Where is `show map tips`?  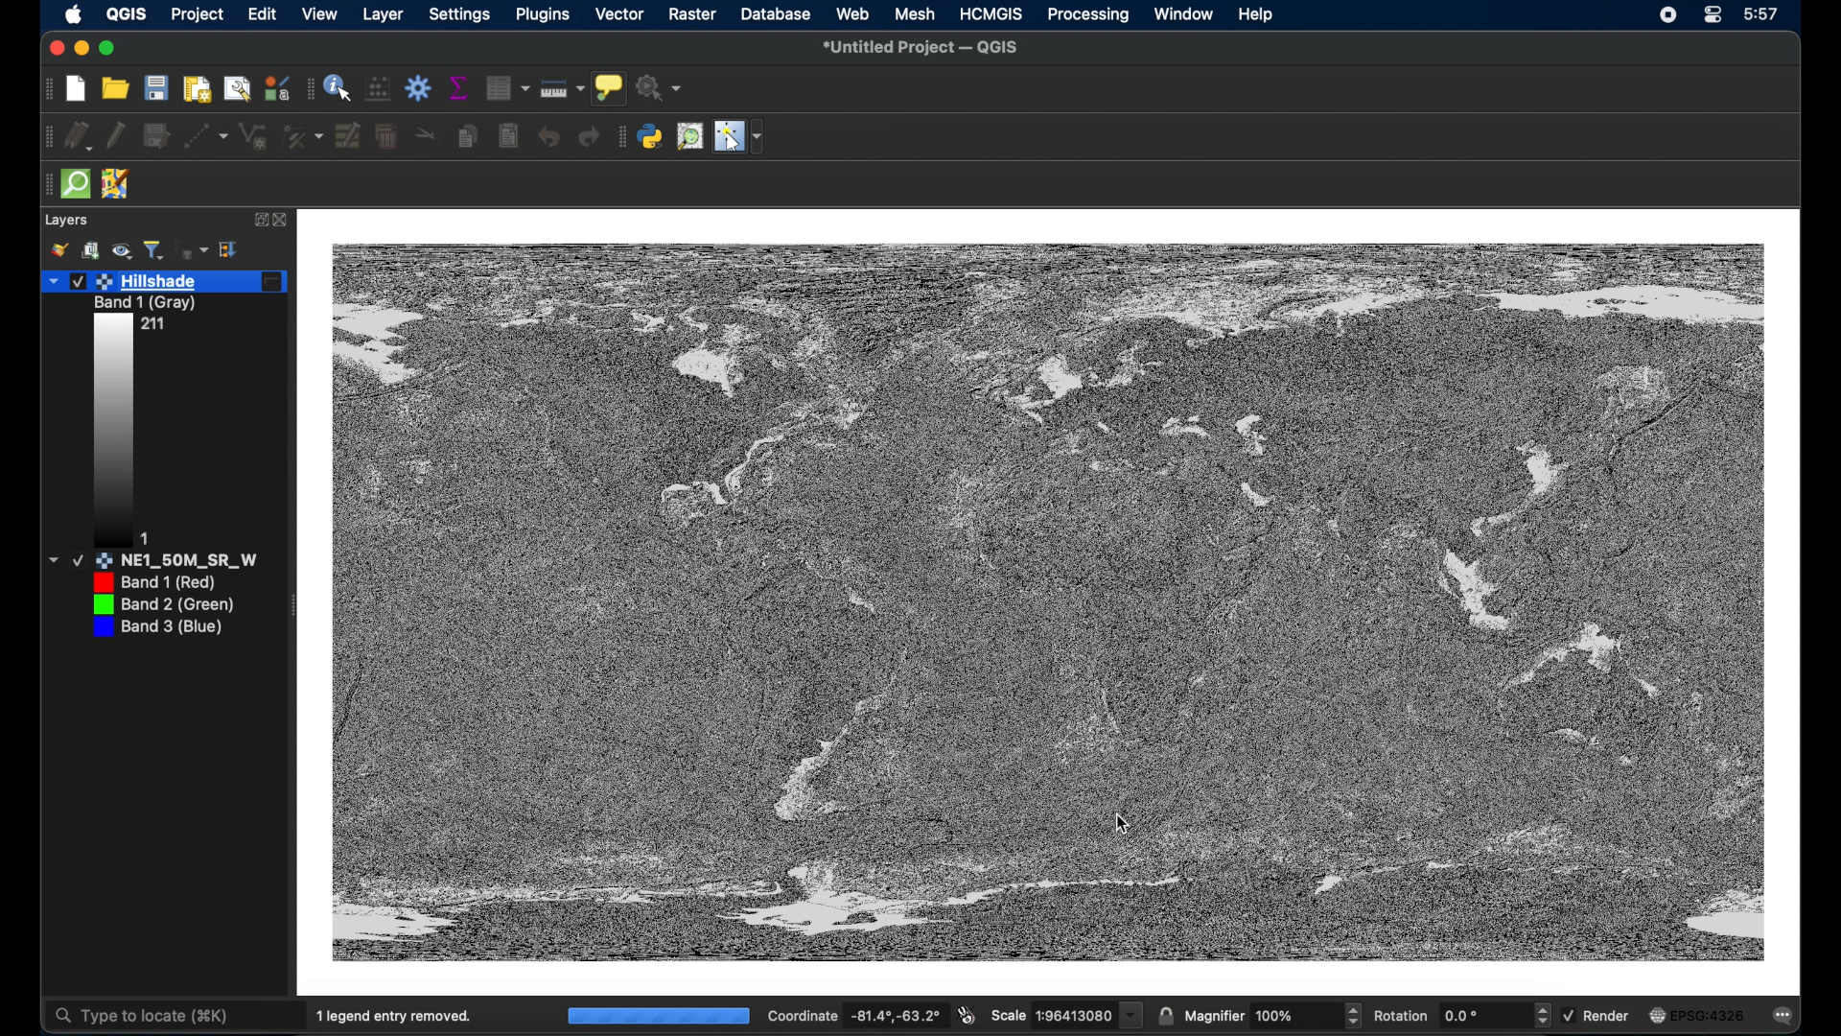 show map tips is located at coordinates (610, 87).